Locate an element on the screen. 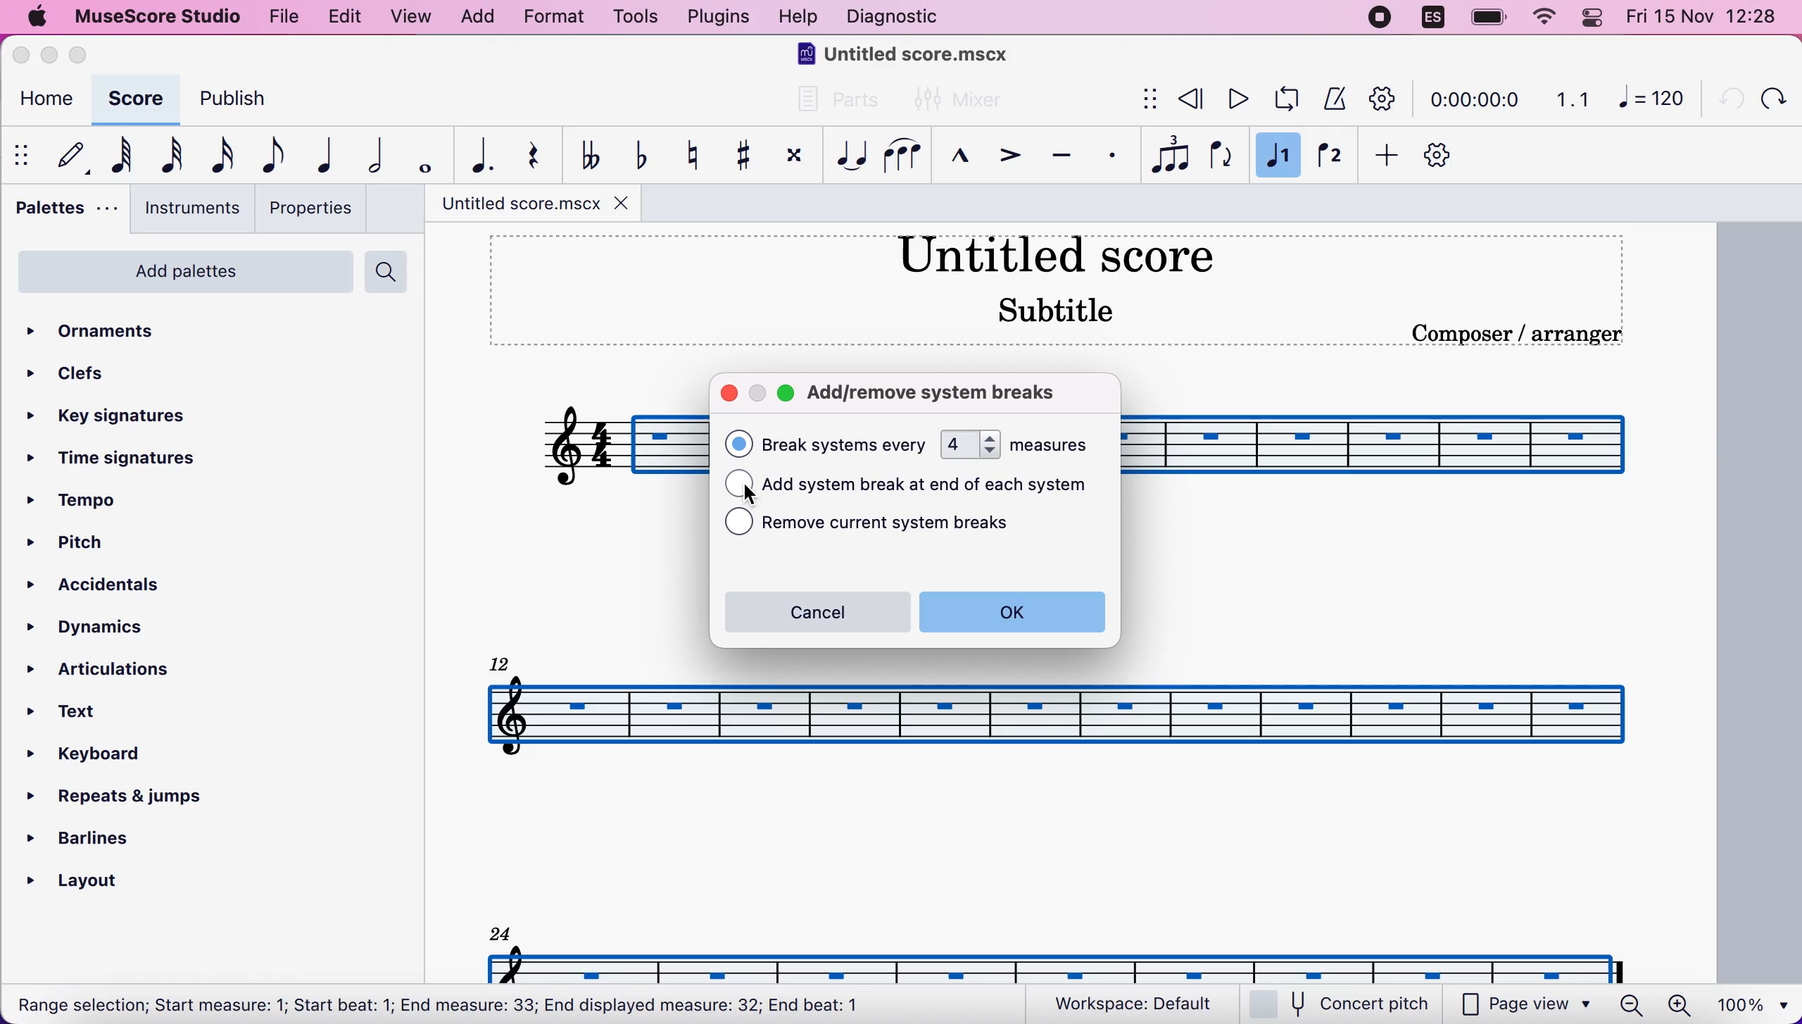 The image size is (1802, 1024). add system break at end of each system is located at coordinates (937, 486).